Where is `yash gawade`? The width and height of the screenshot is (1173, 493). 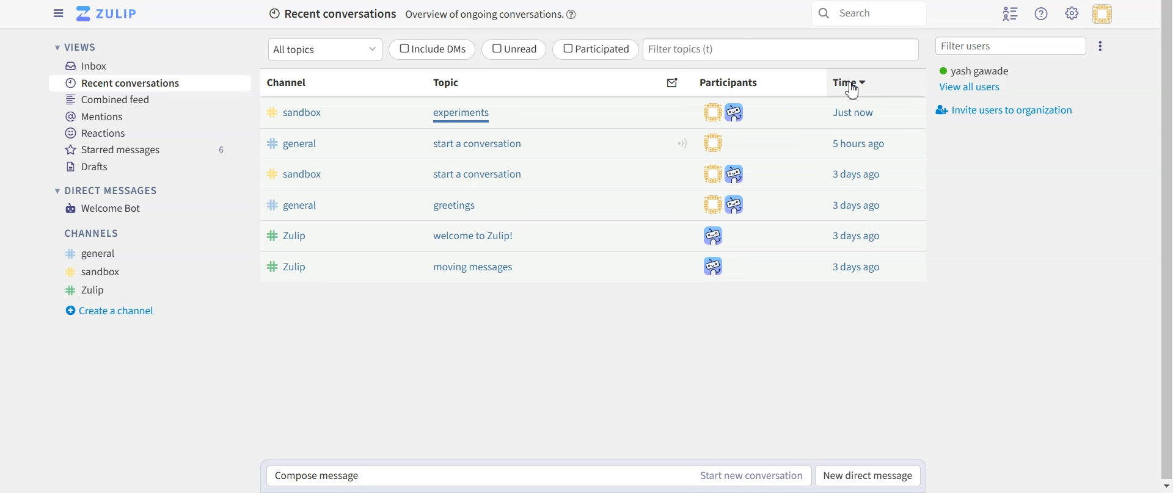
yash gawade is located at coordinates (976, 71).